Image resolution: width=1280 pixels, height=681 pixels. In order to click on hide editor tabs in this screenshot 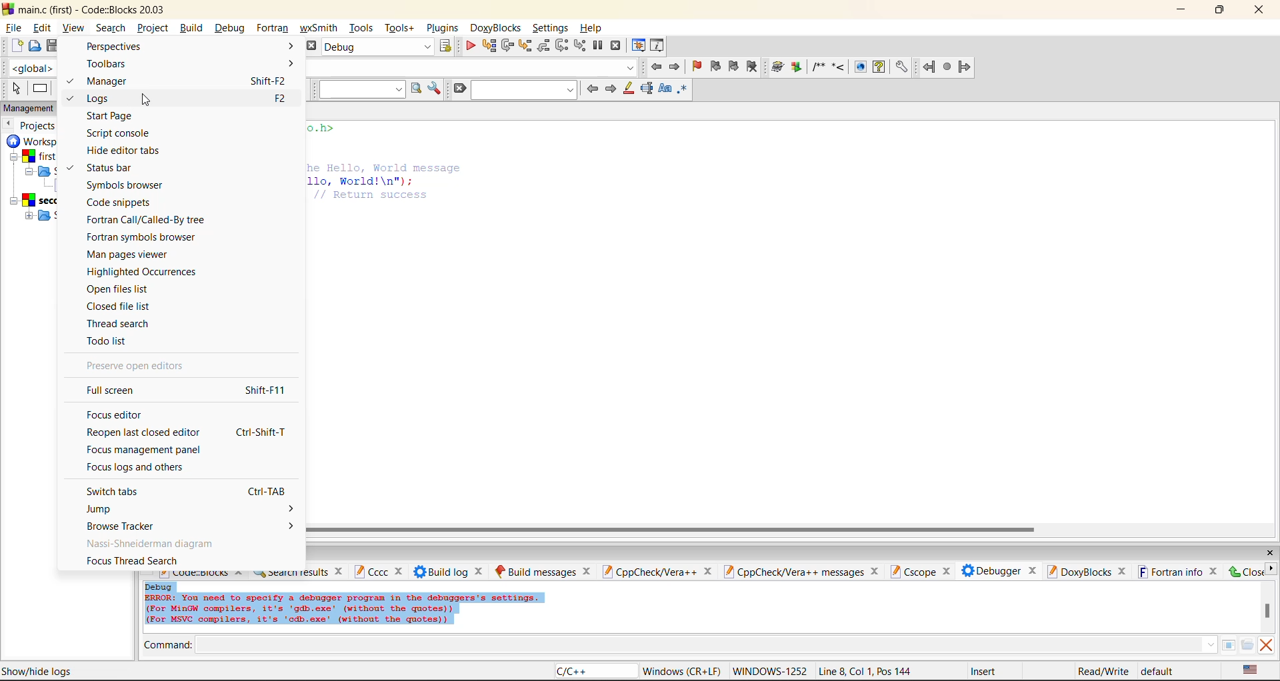, I will do `click(125, 151)`.